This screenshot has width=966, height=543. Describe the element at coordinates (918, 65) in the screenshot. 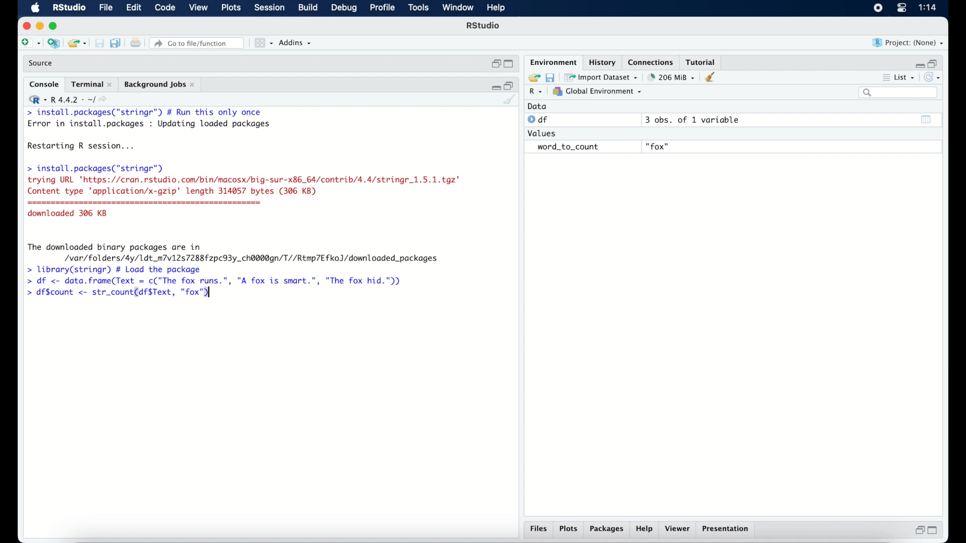

I see `minimize` at that location.